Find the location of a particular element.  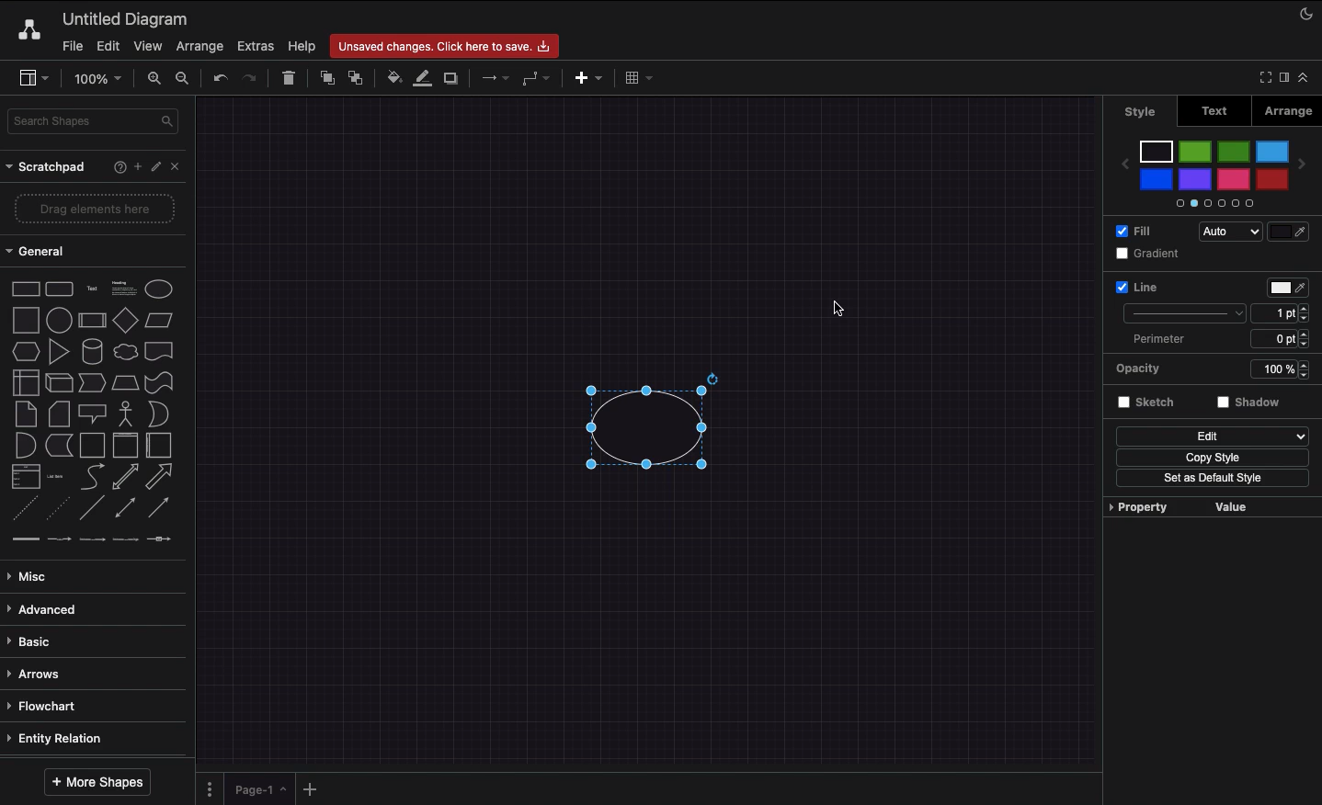

Dotted line is located at coordinates (58, 510).